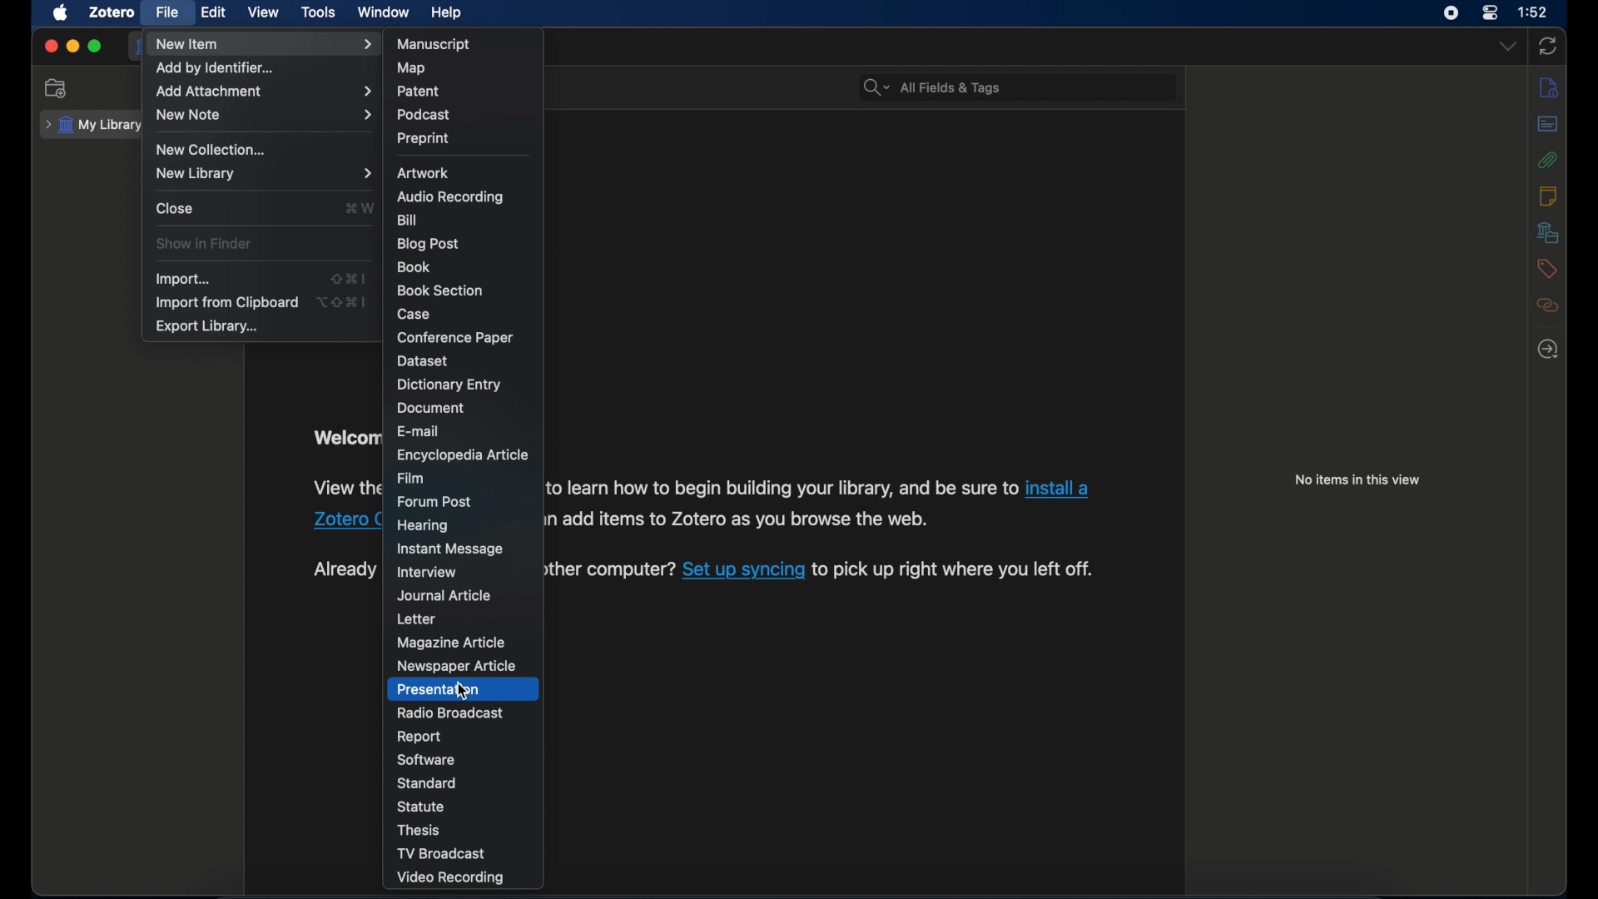 This screenshot has height=899, width=1598. Describe the element at coordinates (1059, 487) in the screenshot. I see `install a` at that location.